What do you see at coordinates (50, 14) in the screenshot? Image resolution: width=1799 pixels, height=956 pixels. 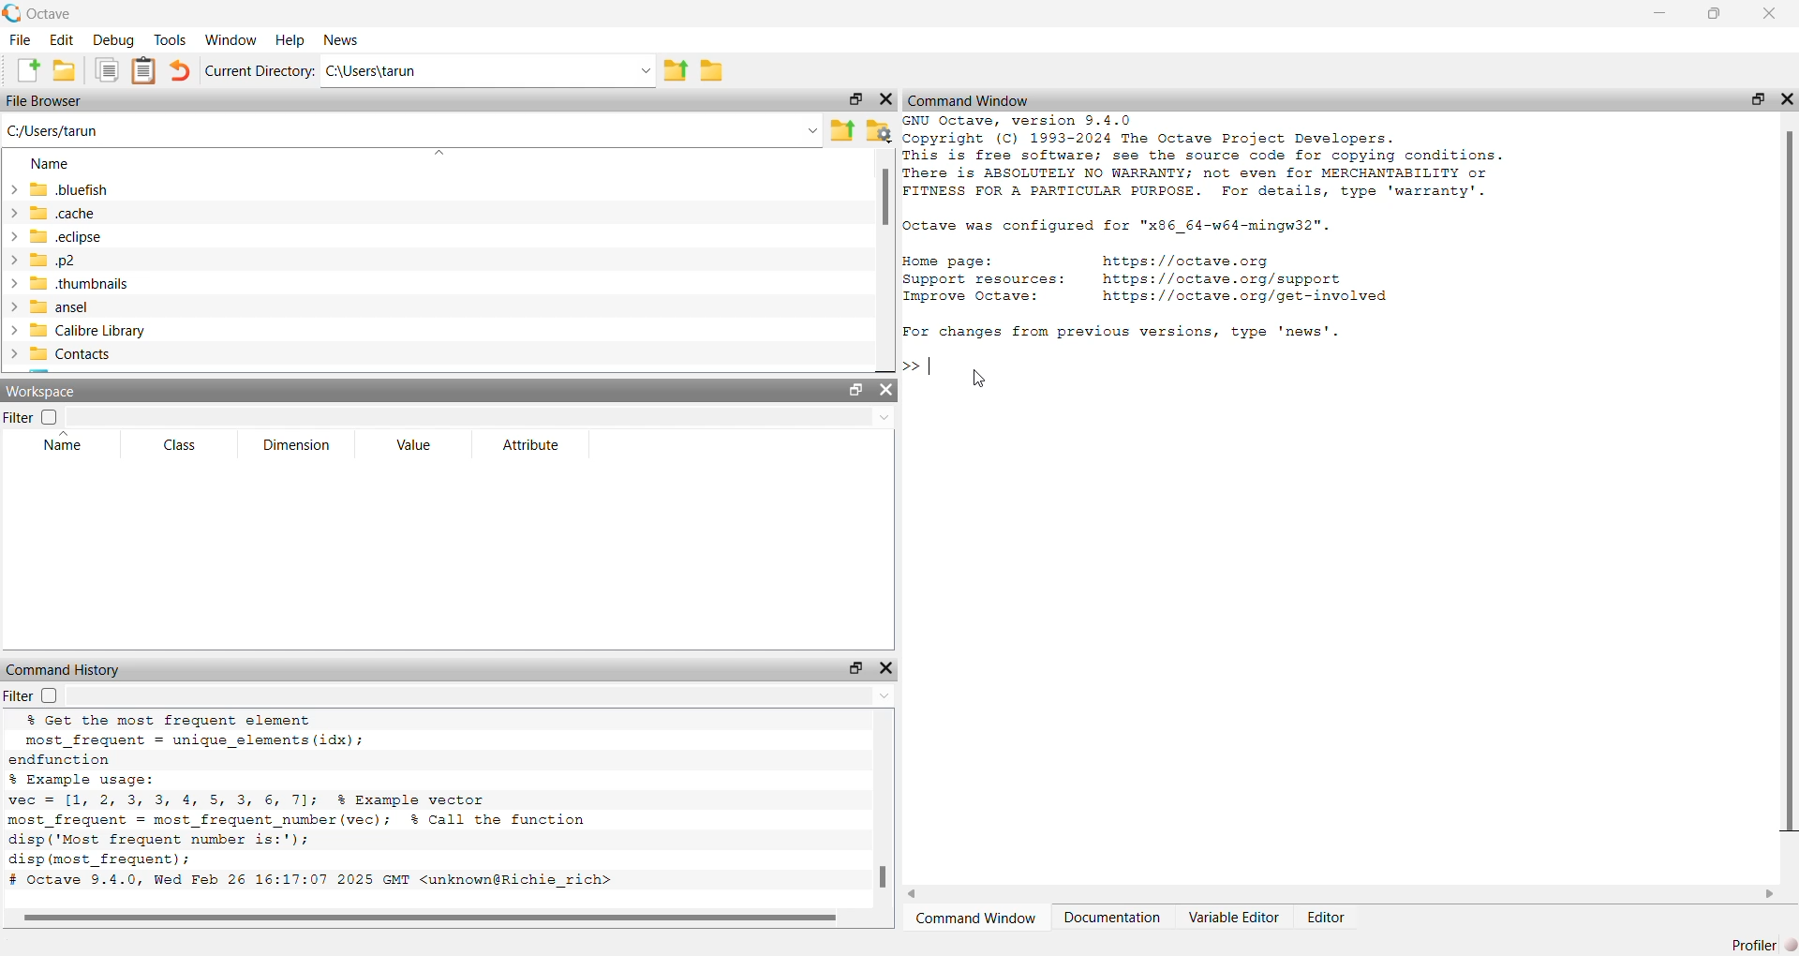 I see `Octave` at bounding box center [50, 14].